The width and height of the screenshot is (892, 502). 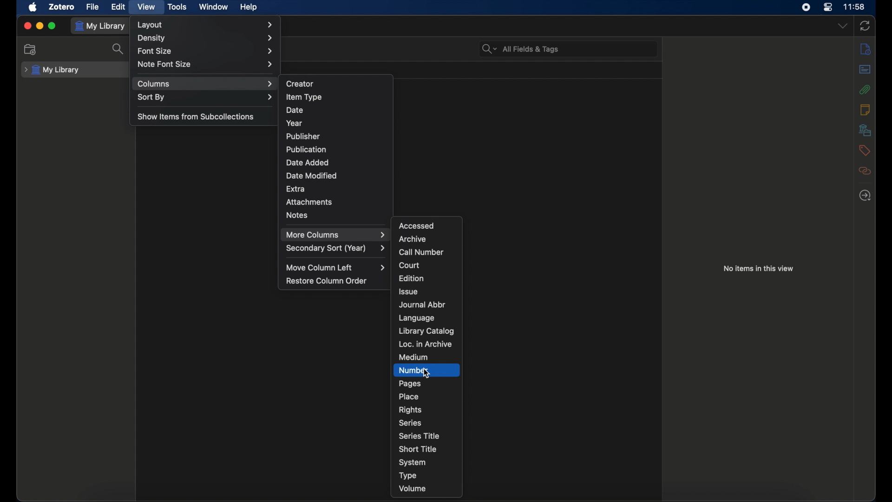 I want to click on medium, so click(x=413, y=357).